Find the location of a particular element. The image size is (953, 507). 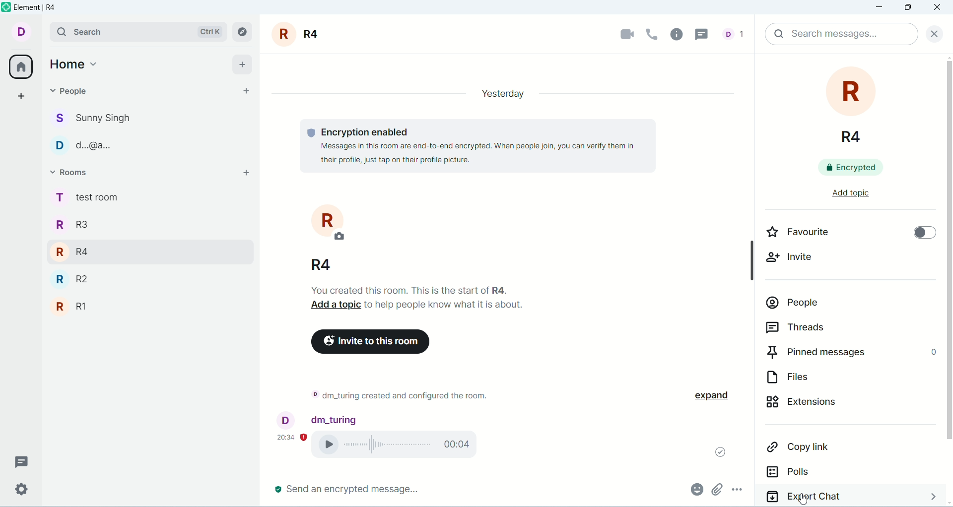

extensions is located at coordinates (836, 405).